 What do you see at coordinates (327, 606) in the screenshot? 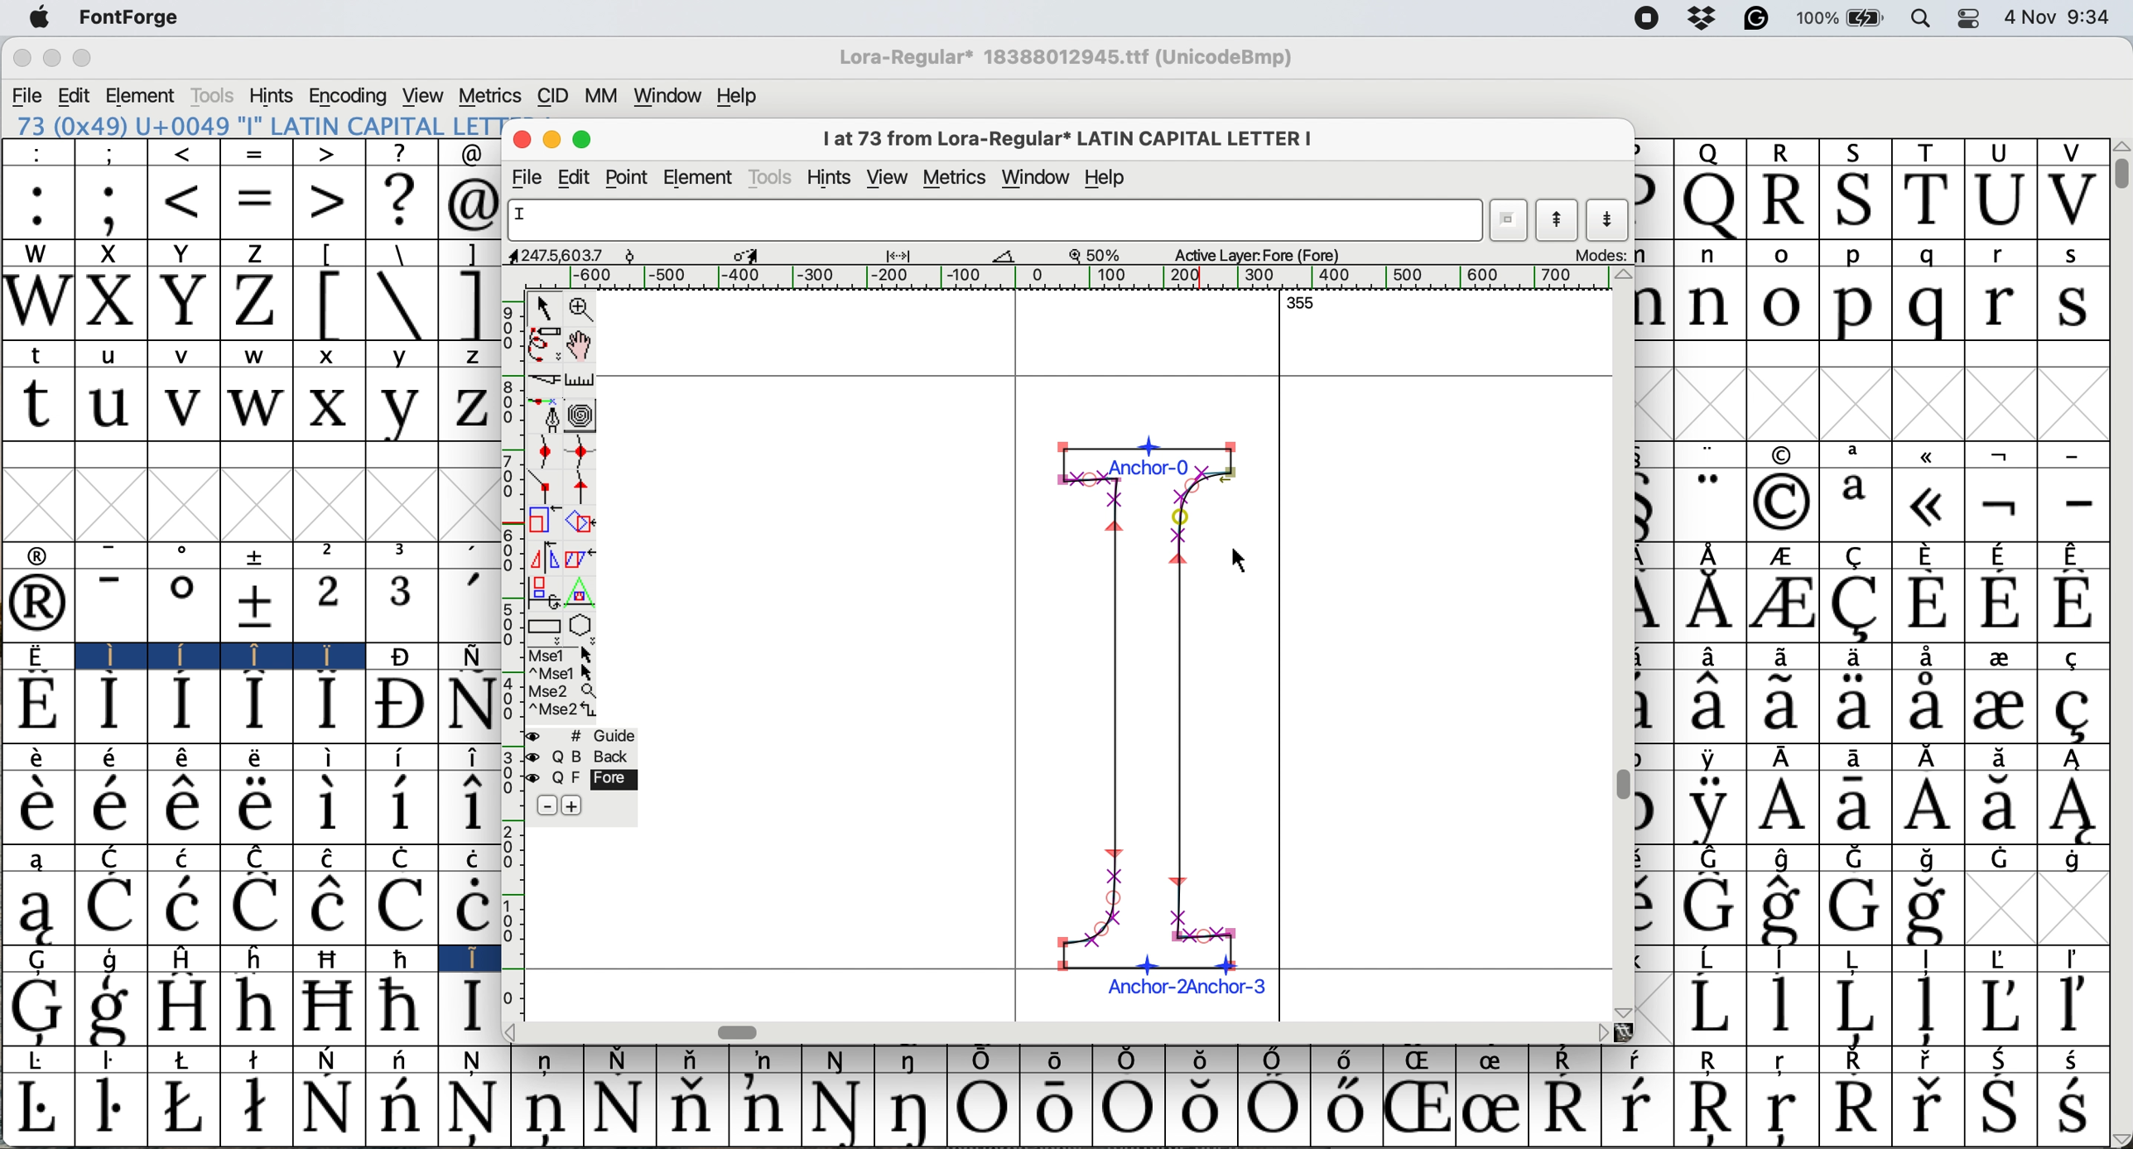
I see `2` at bounding box center [327, 606].